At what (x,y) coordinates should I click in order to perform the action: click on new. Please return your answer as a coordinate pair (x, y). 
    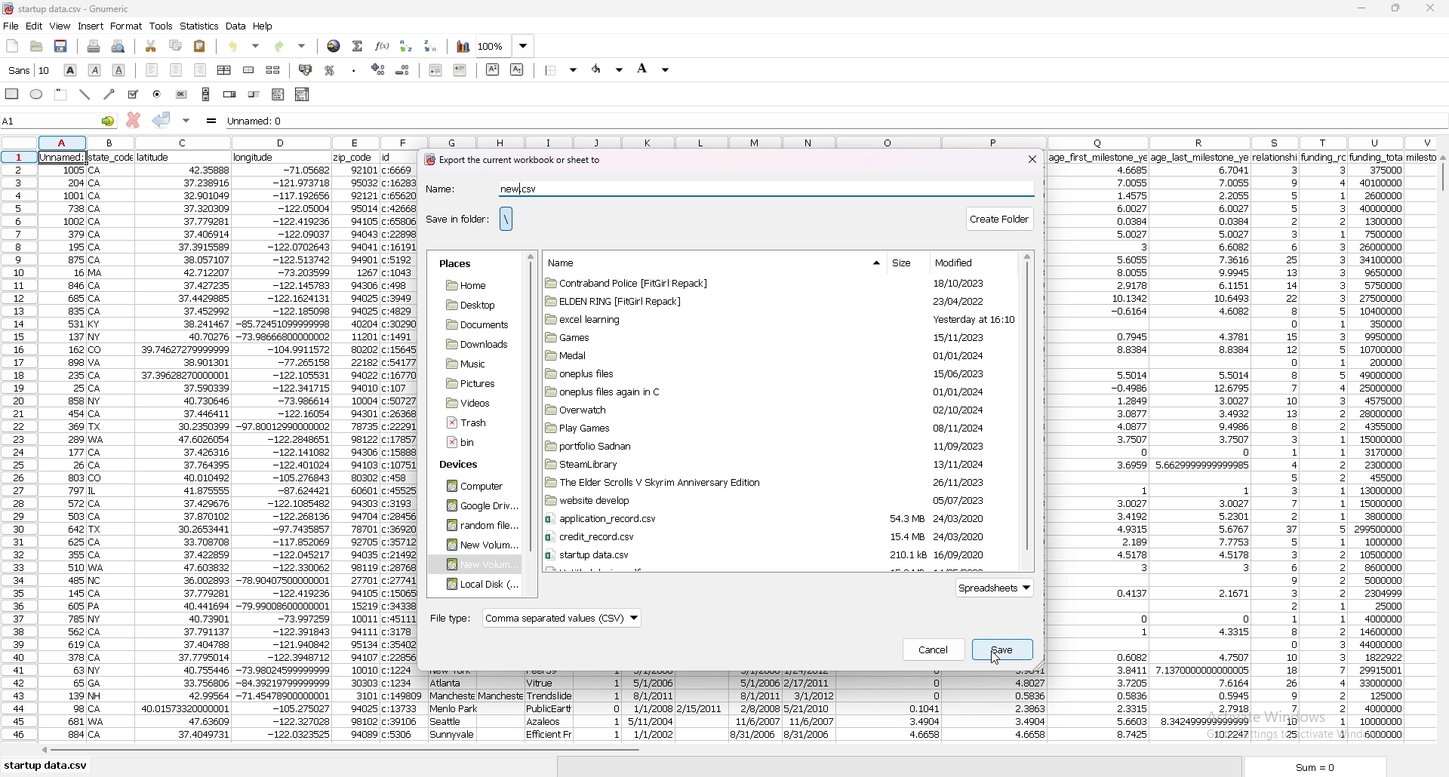
    Looking at the image, I should click on (13, 47).